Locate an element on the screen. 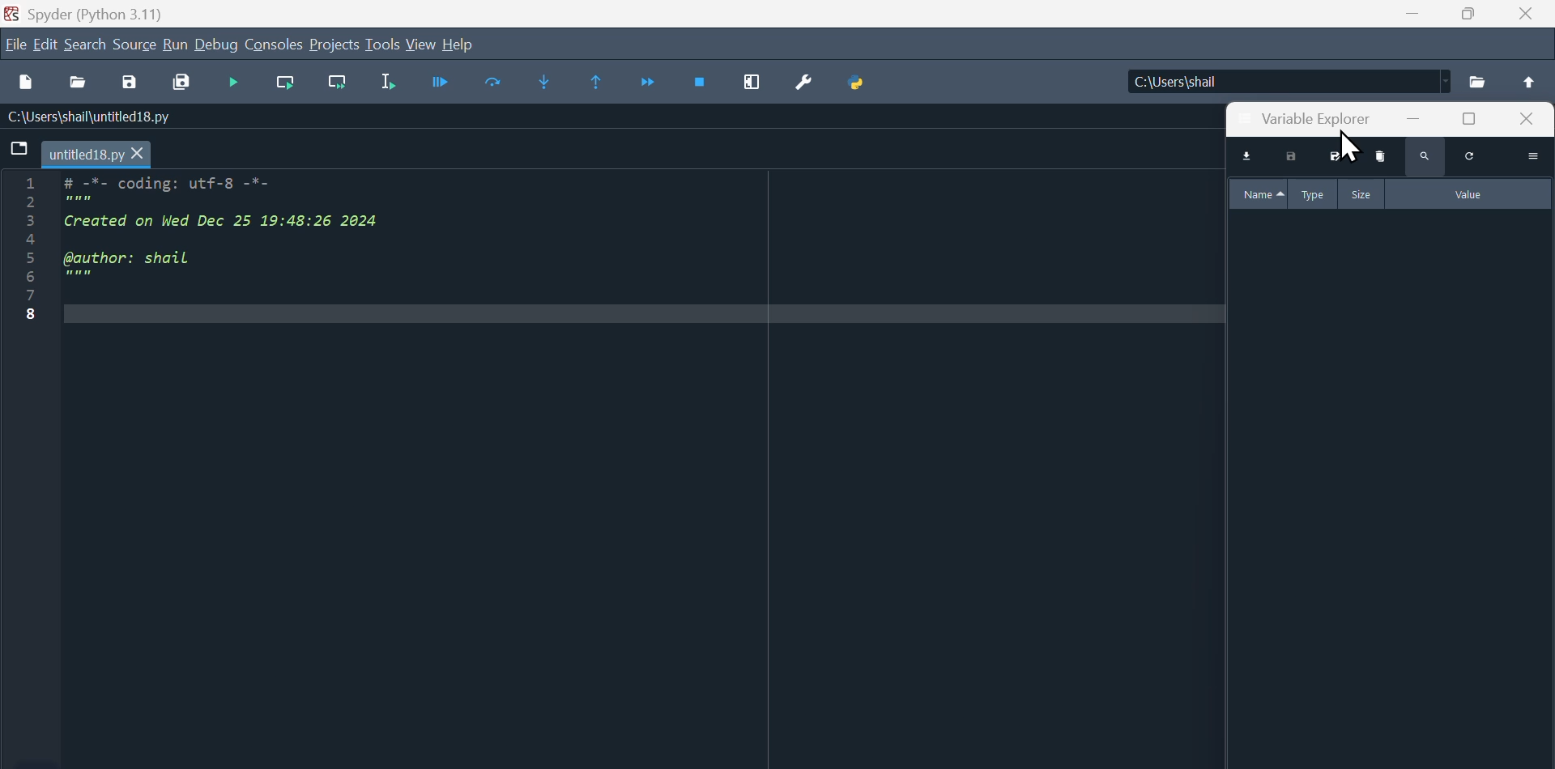 This screenshot has width=1555, height=769. Help is located at coordinates (463, 43).